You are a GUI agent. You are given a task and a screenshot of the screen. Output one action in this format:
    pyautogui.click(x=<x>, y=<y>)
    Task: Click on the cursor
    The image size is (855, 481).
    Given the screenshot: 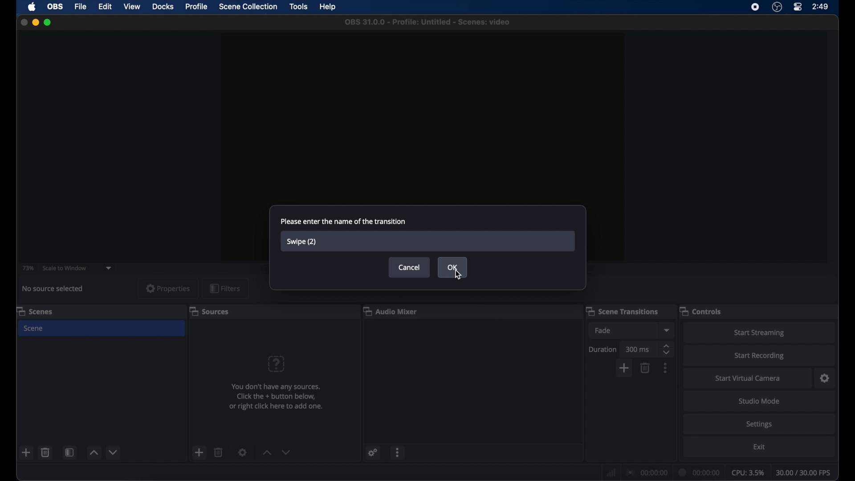 What is the action you would take?
    pyautogui.click(x=459, y=276)
    